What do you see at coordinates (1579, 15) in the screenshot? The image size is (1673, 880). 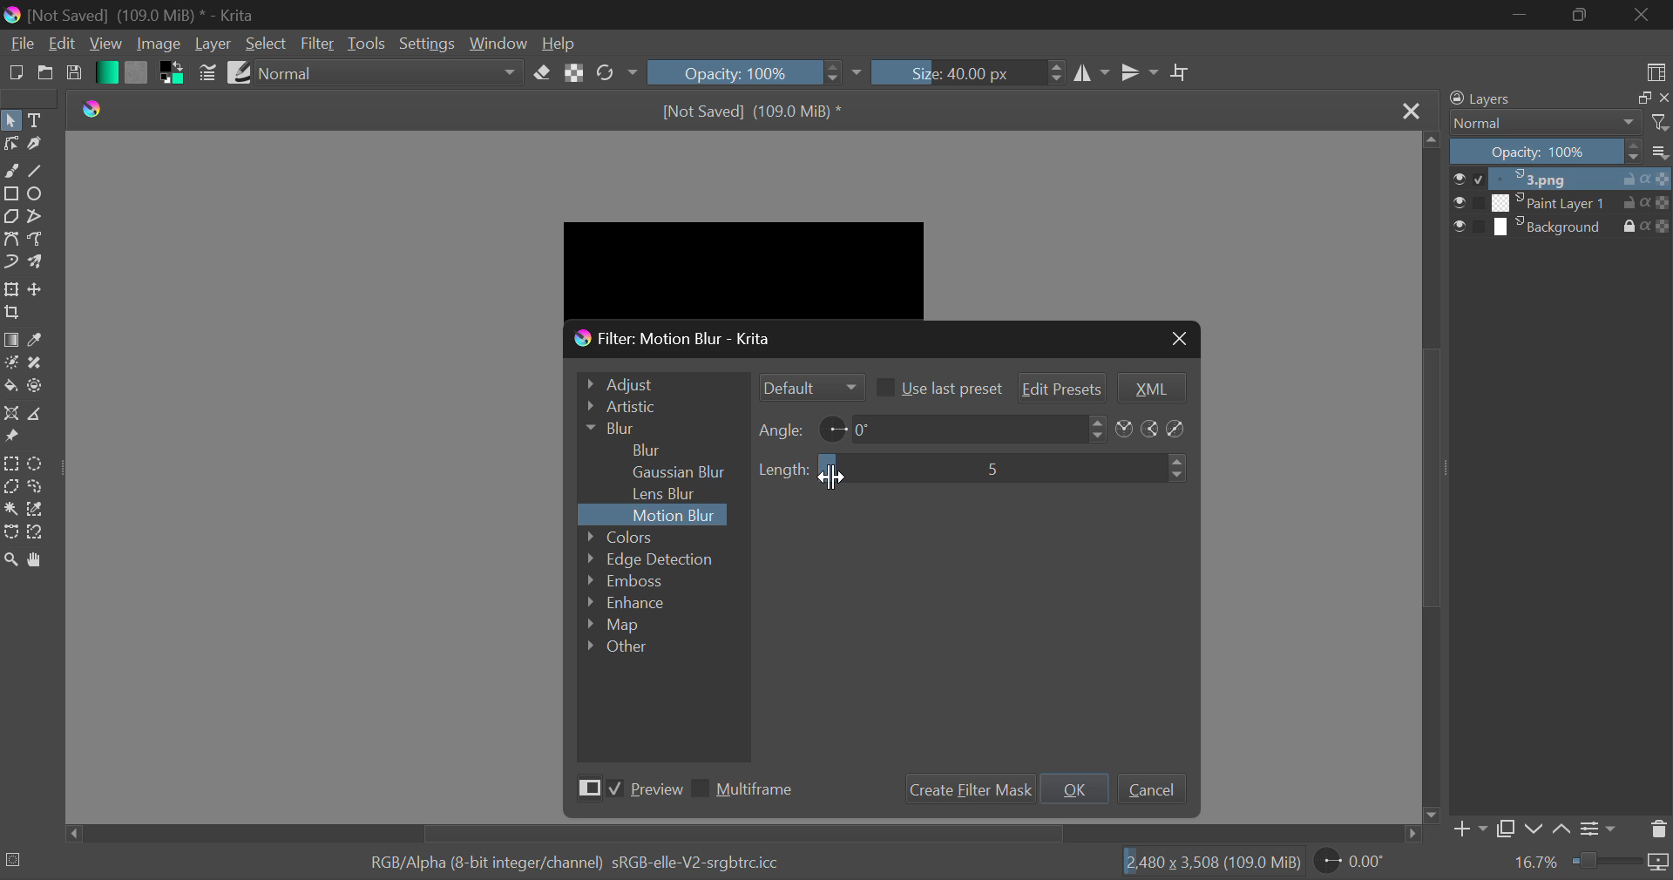 I see `Minimize` at bounding box center [1579, 15].